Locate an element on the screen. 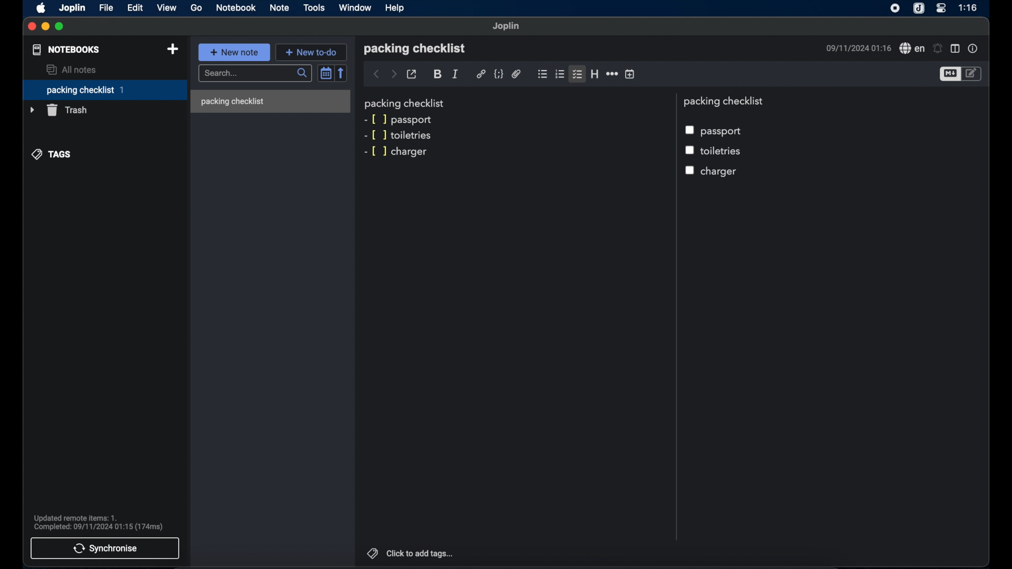 The image size is (1012, 569). code is located at coordinates (498, 74).